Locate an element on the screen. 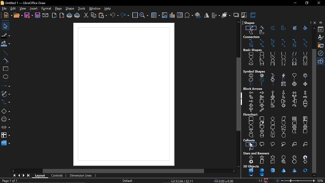 This screenshot has height=183, width=325. right brace is located at coordinates (273, 85).